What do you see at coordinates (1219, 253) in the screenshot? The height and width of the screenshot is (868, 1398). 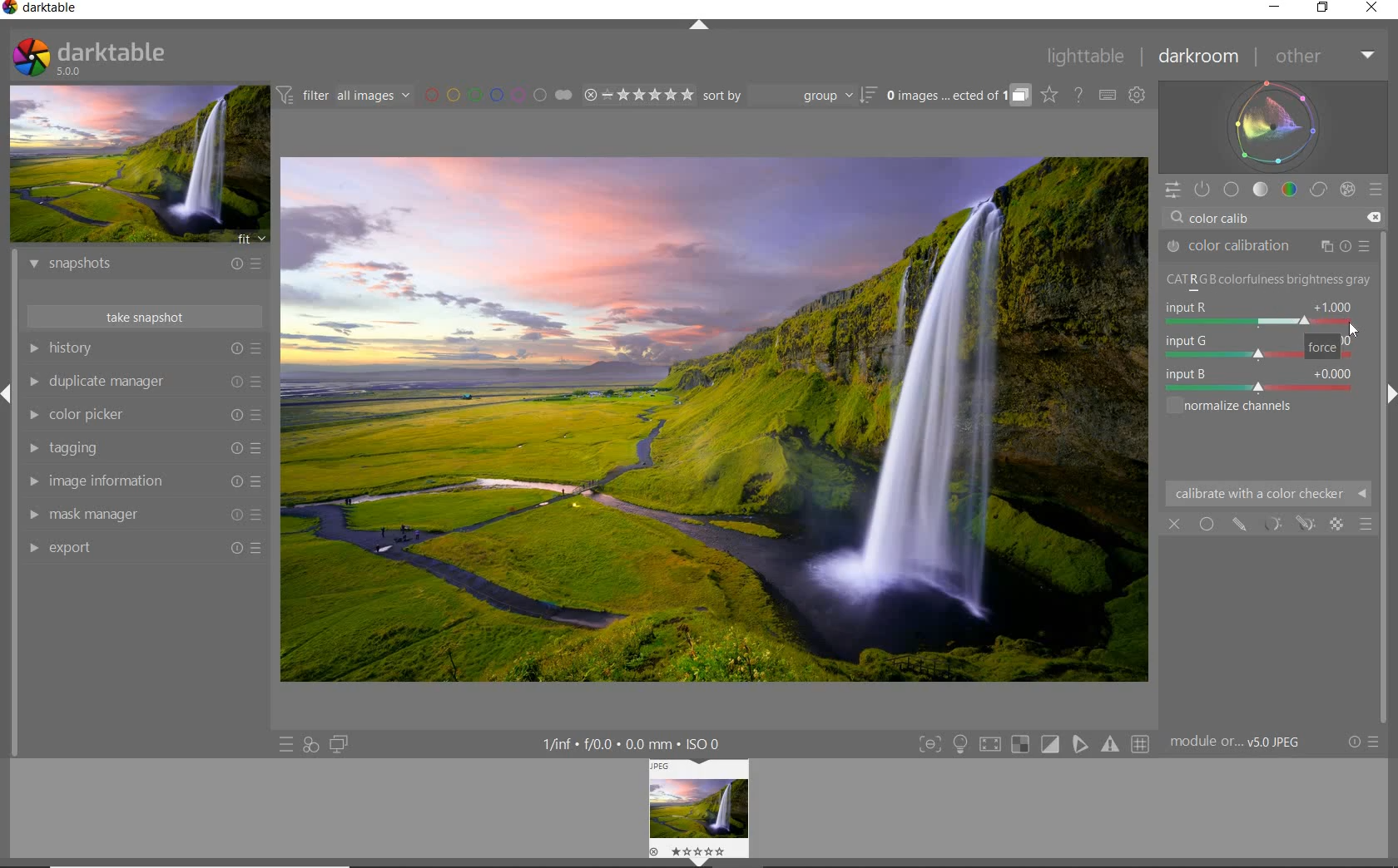 I see `cursor` at bounding box center [1219, 253].